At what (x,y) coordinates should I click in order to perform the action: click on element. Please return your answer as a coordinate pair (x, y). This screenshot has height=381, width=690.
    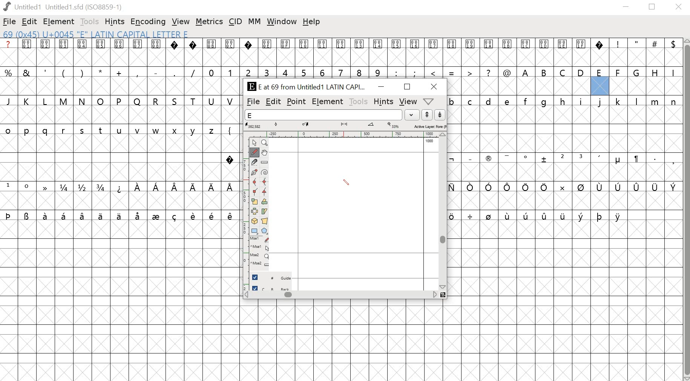
    Looking at the image, I should click on (327, 101).